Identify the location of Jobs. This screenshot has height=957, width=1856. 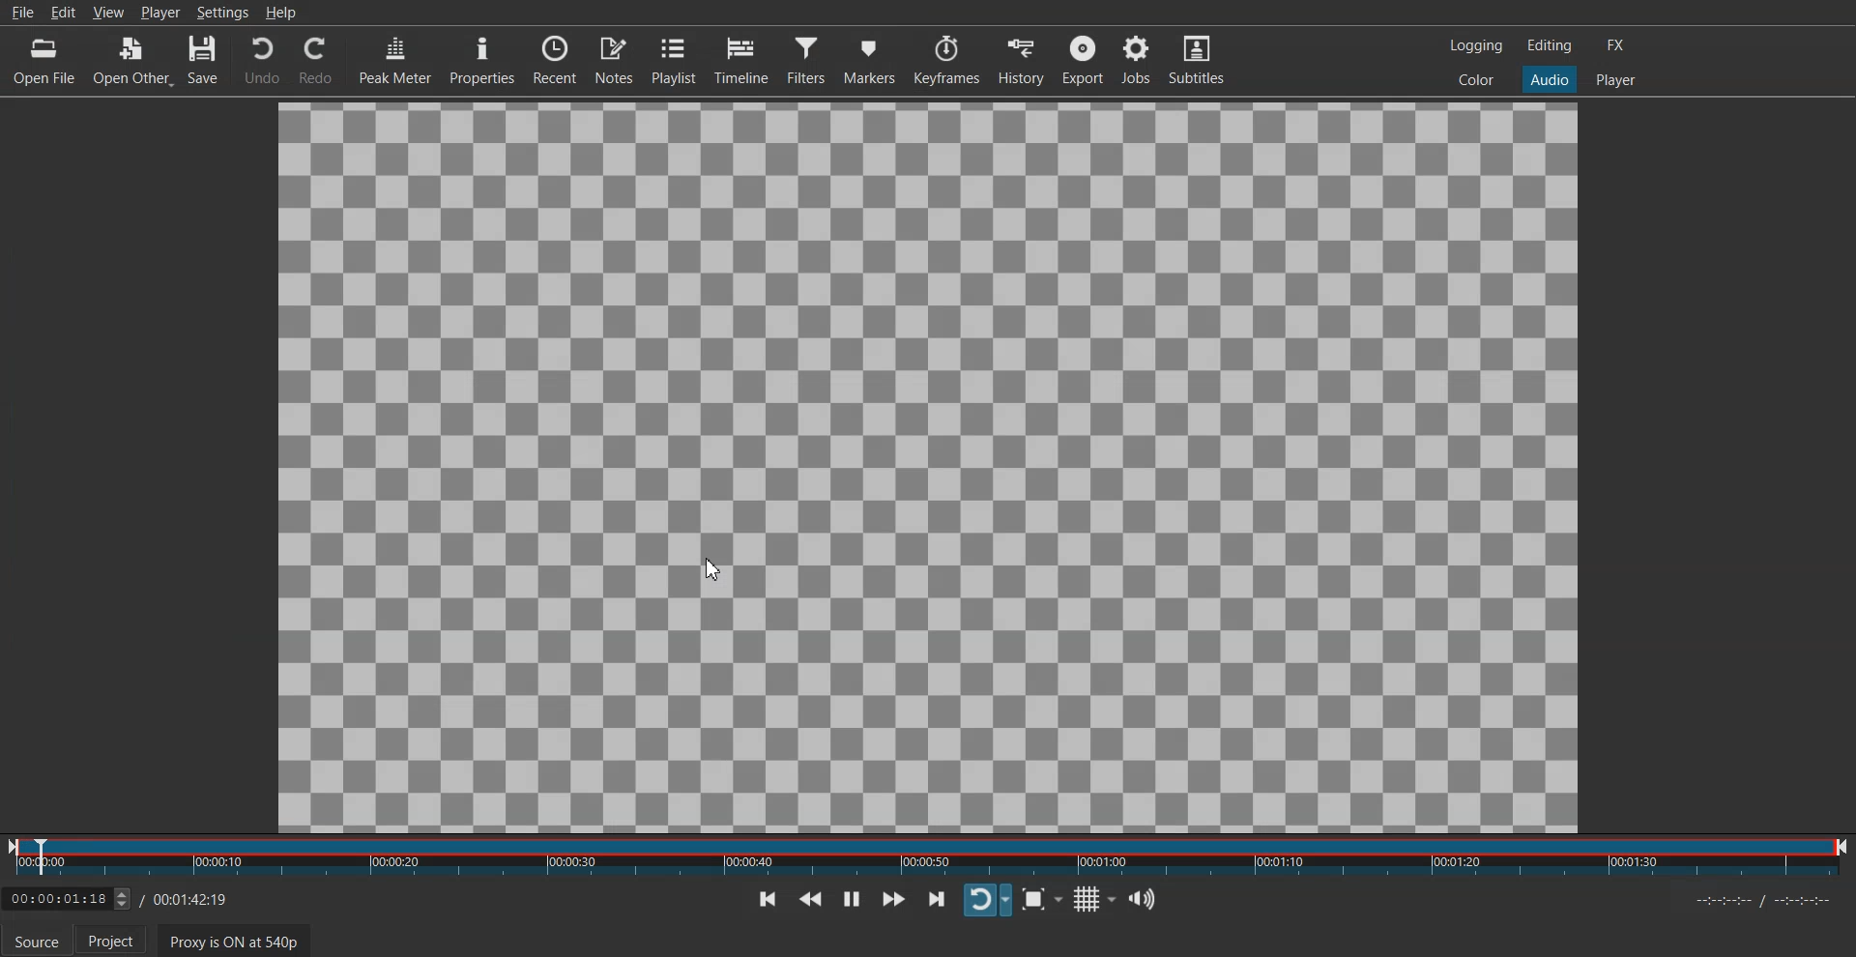
(1137, 60).